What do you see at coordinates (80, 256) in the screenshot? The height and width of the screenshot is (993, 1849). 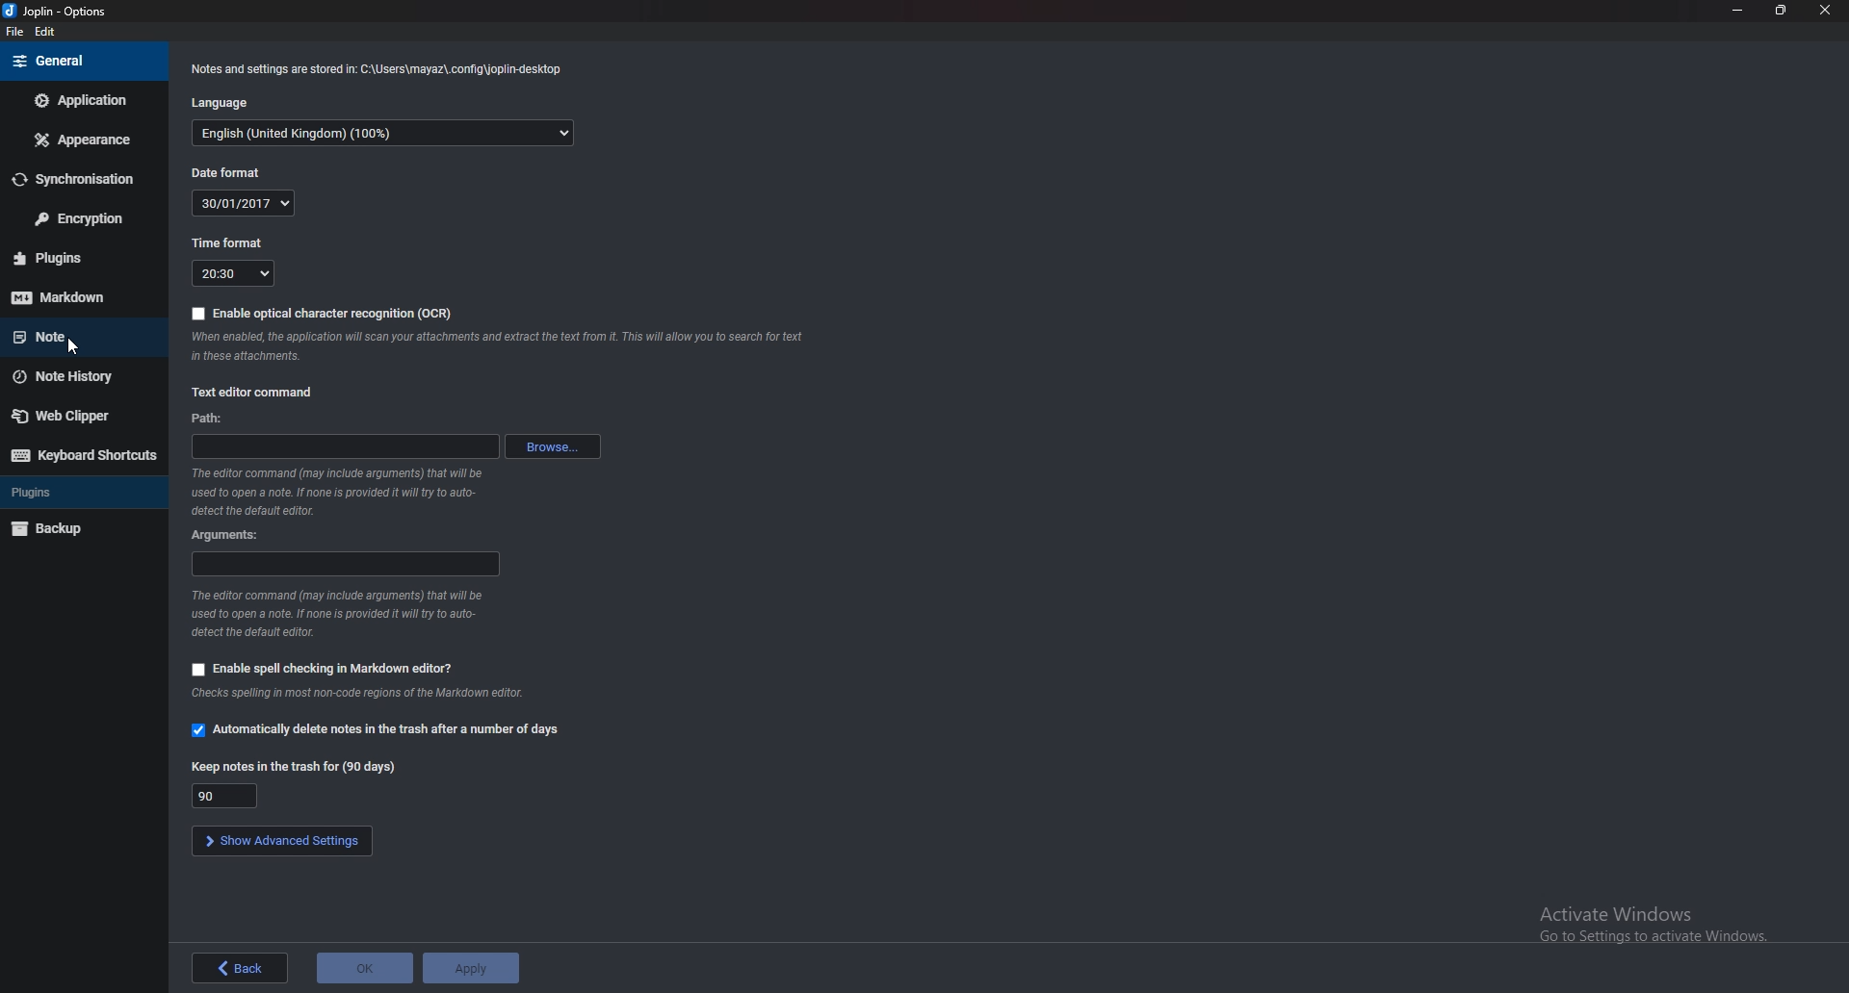 I see `Plugins` at bounding box center [80, 256].